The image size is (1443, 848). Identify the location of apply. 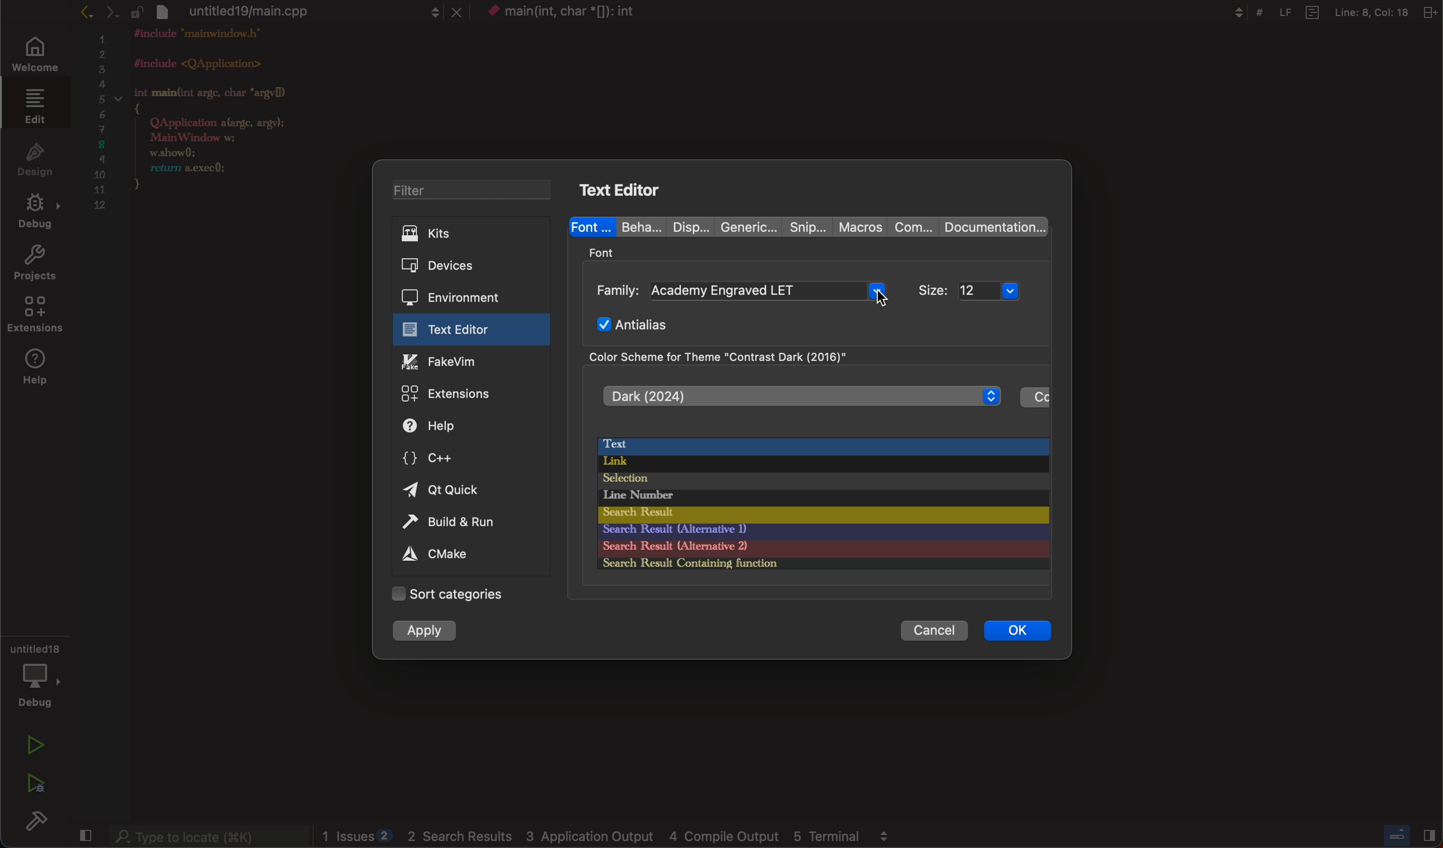
(424, 631).